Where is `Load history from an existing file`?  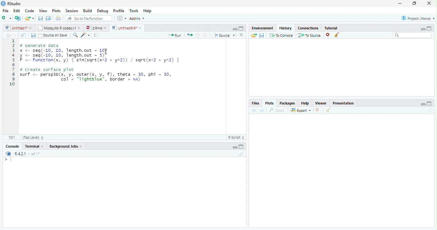
Load history from an existing file is located at coordinates (253, 35).